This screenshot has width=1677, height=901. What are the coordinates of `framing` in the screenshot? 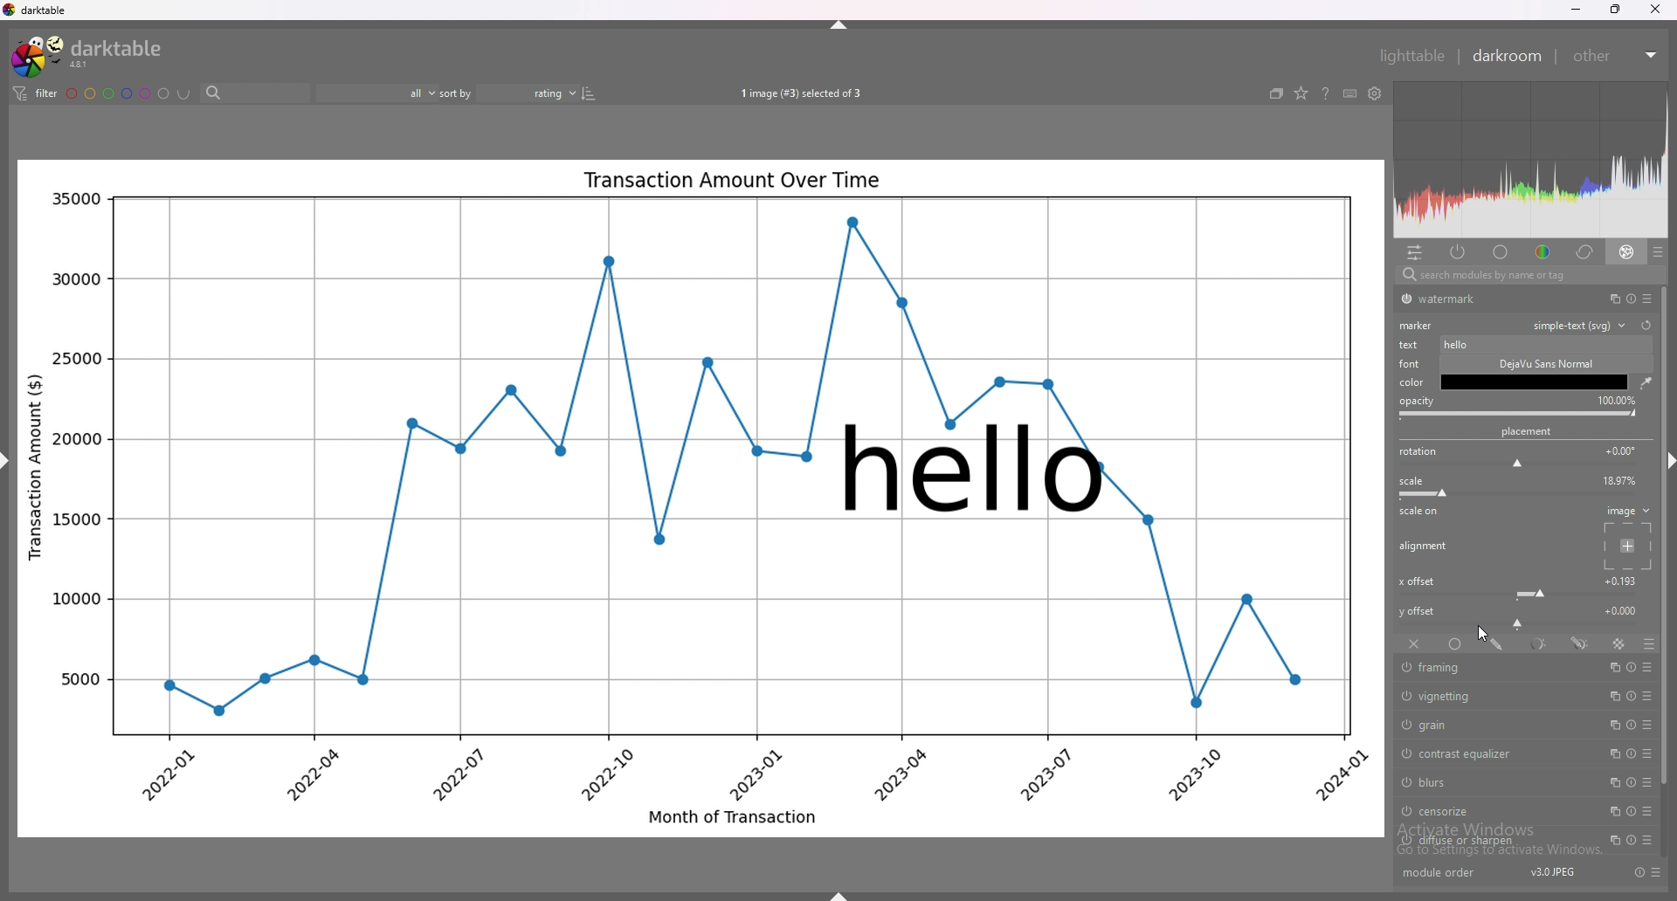 It's located at (1494, 668).